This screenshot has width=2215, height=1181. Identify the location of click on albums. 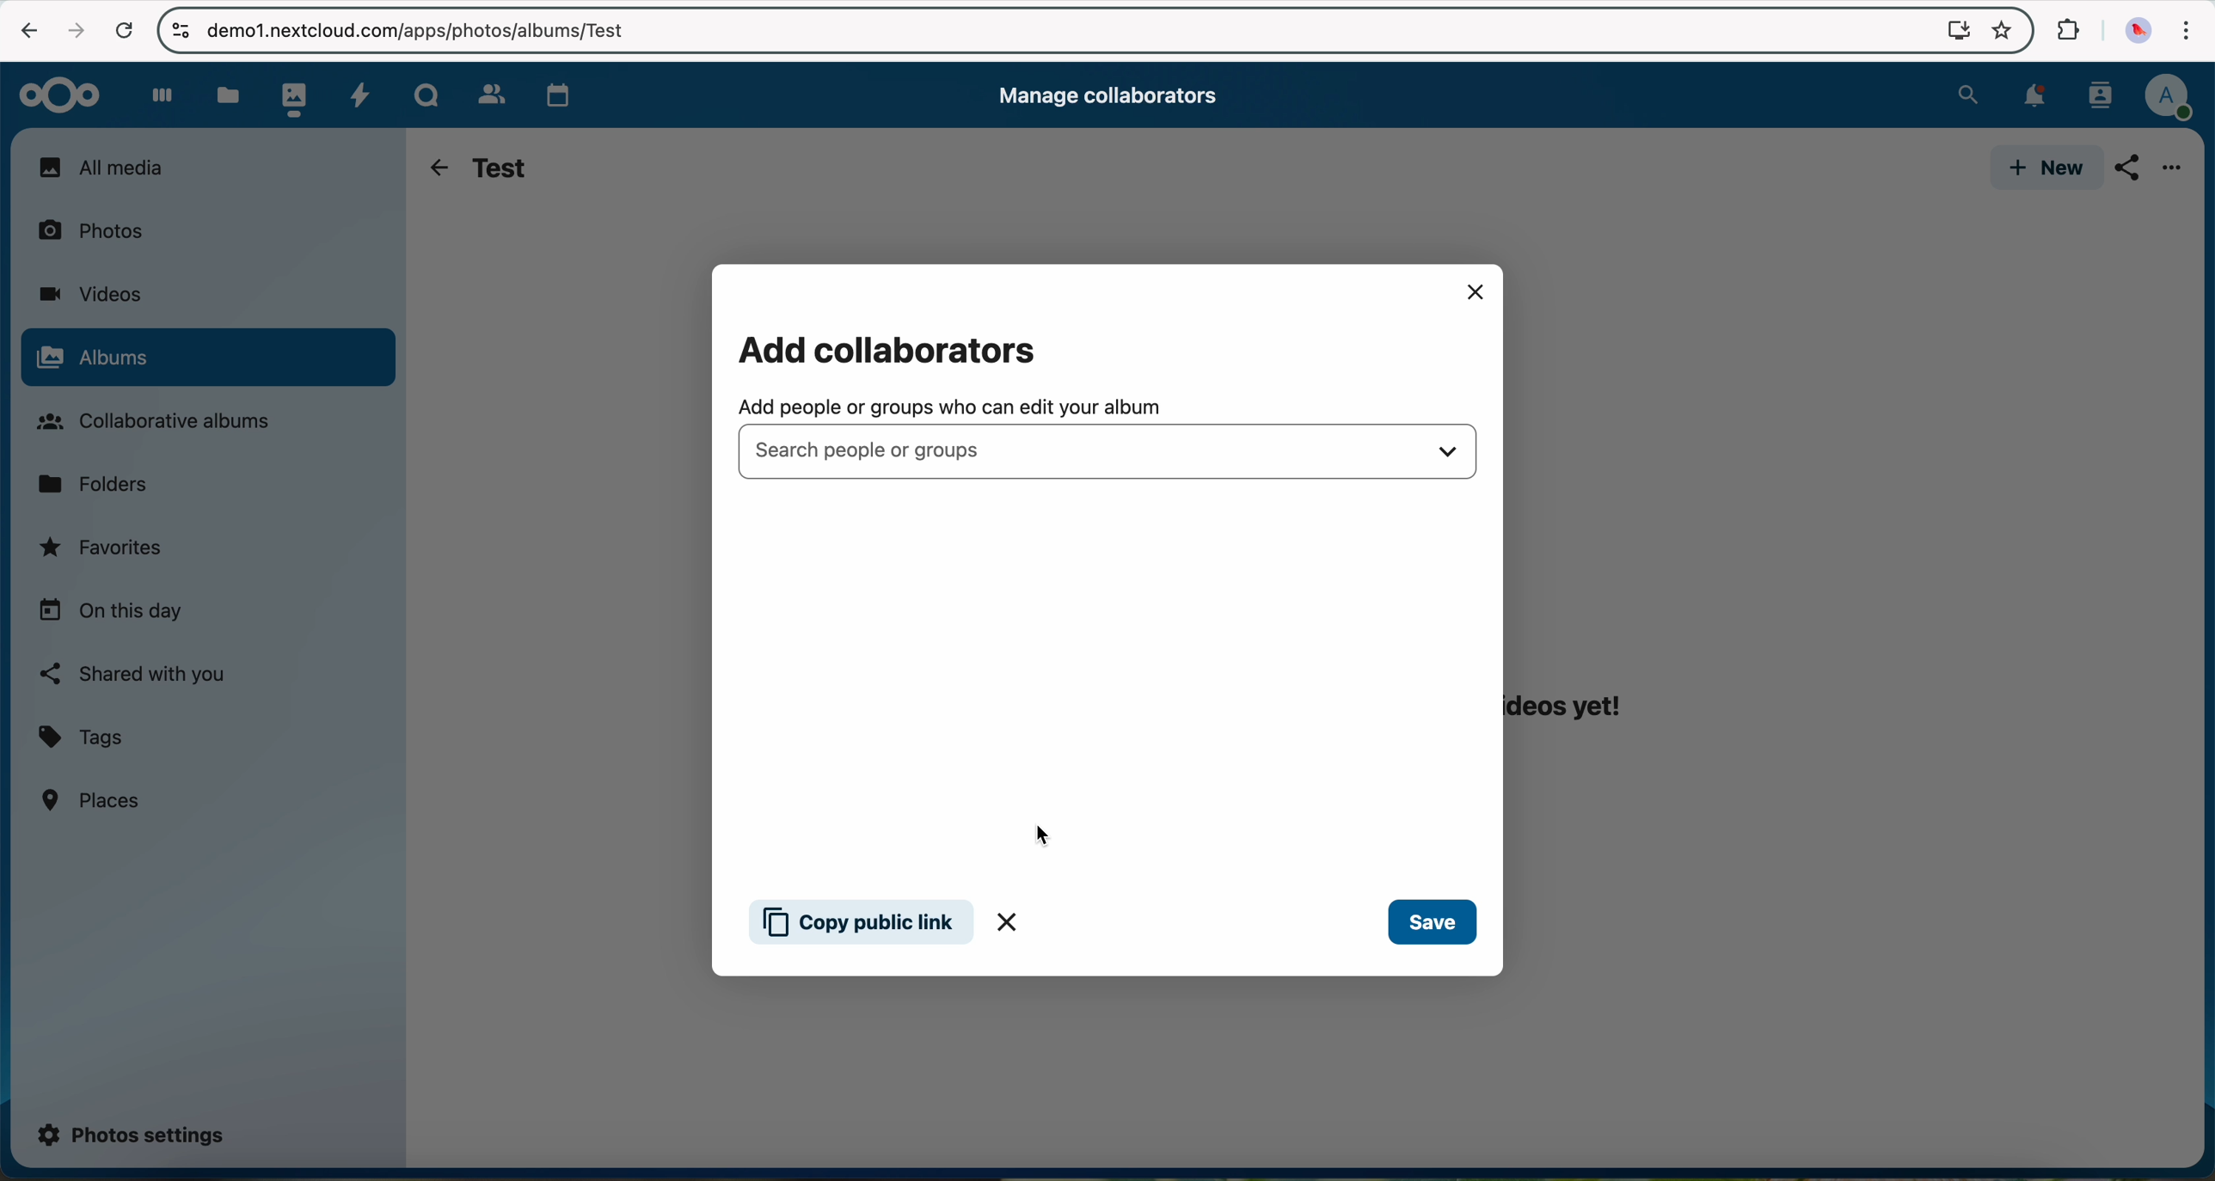
(207, 359).